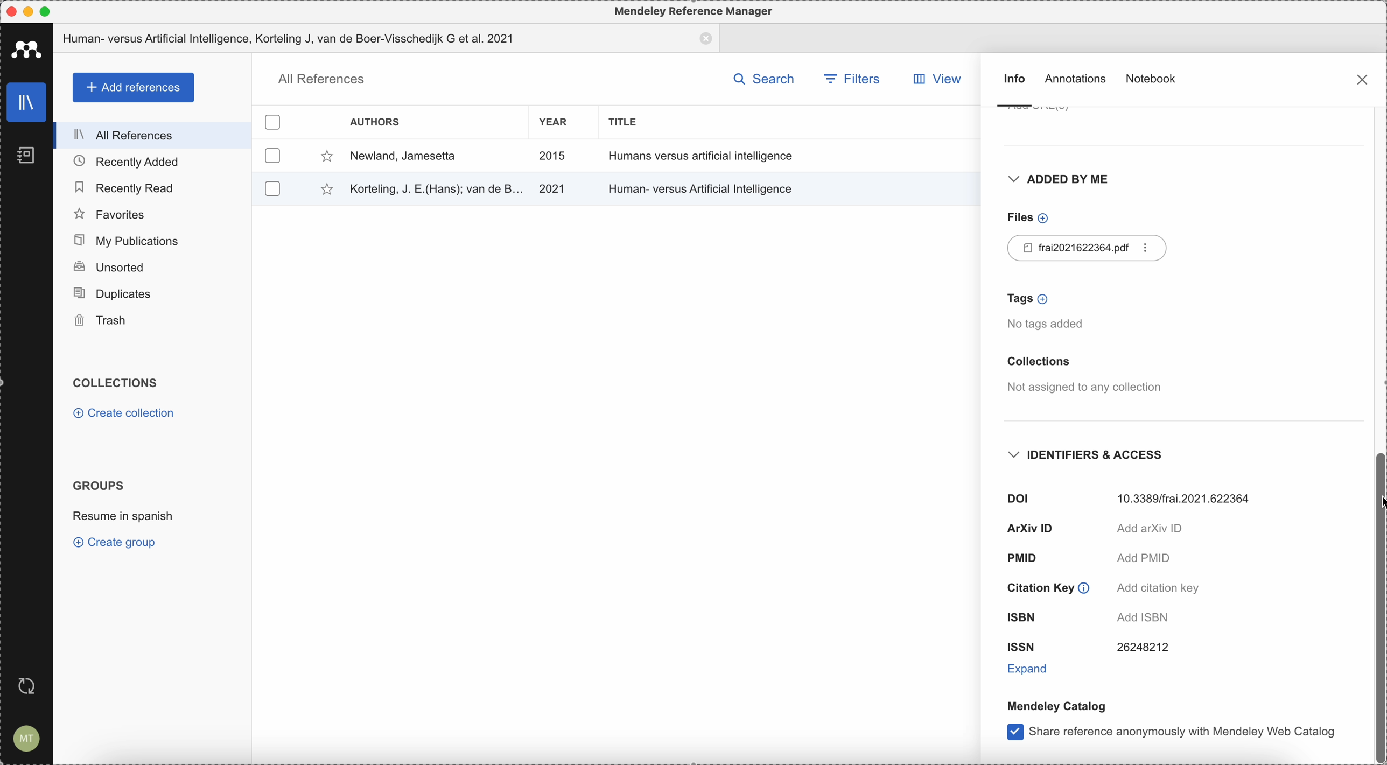 The image size is (1387, 765). I want to click on notebook, so click(1152, 78).